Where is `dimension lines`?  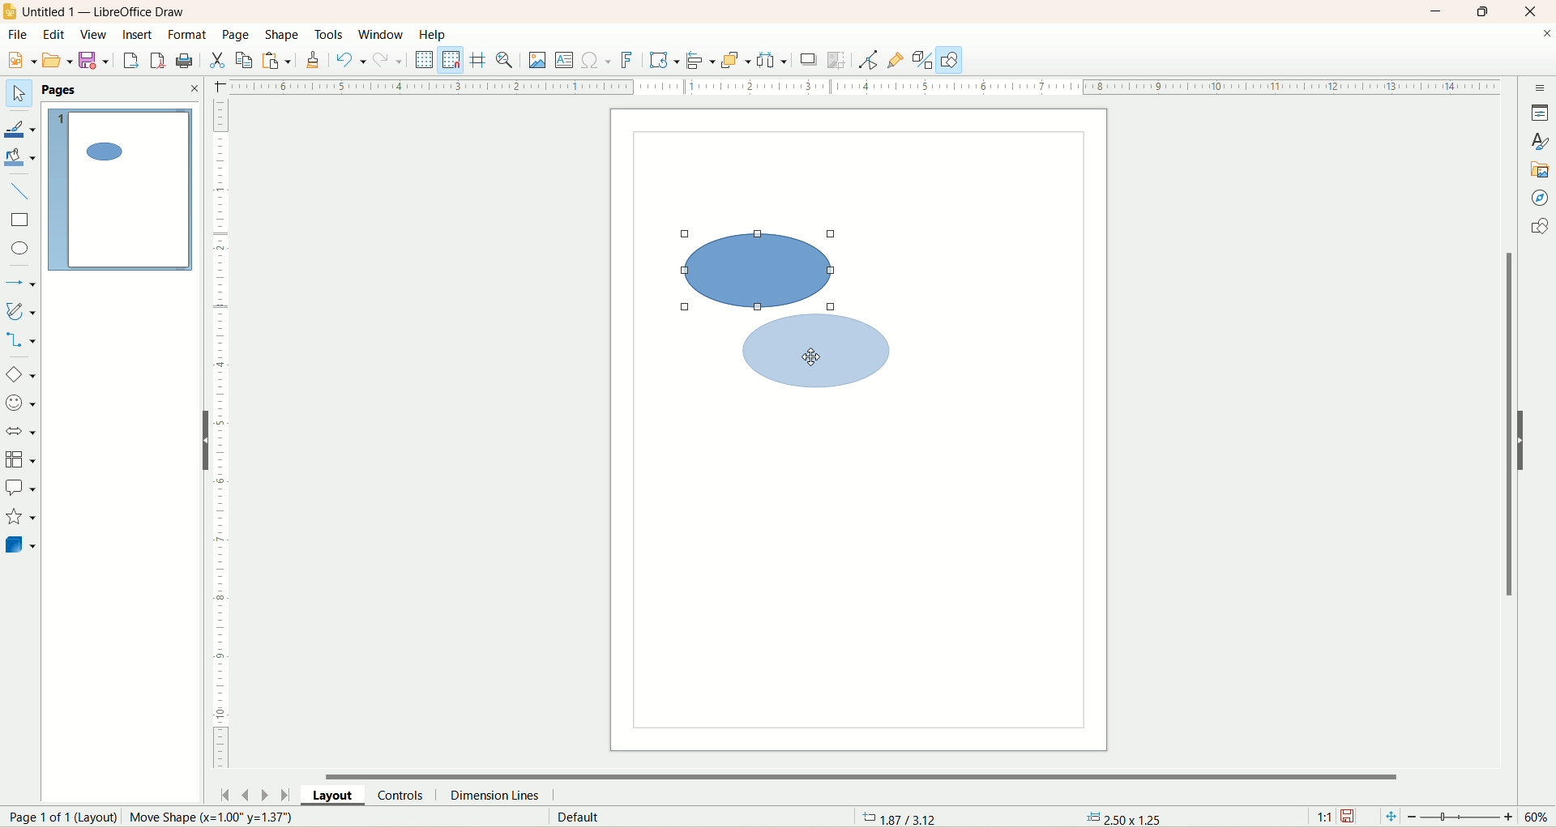 dimension lines is located at coordinates (507, 794).